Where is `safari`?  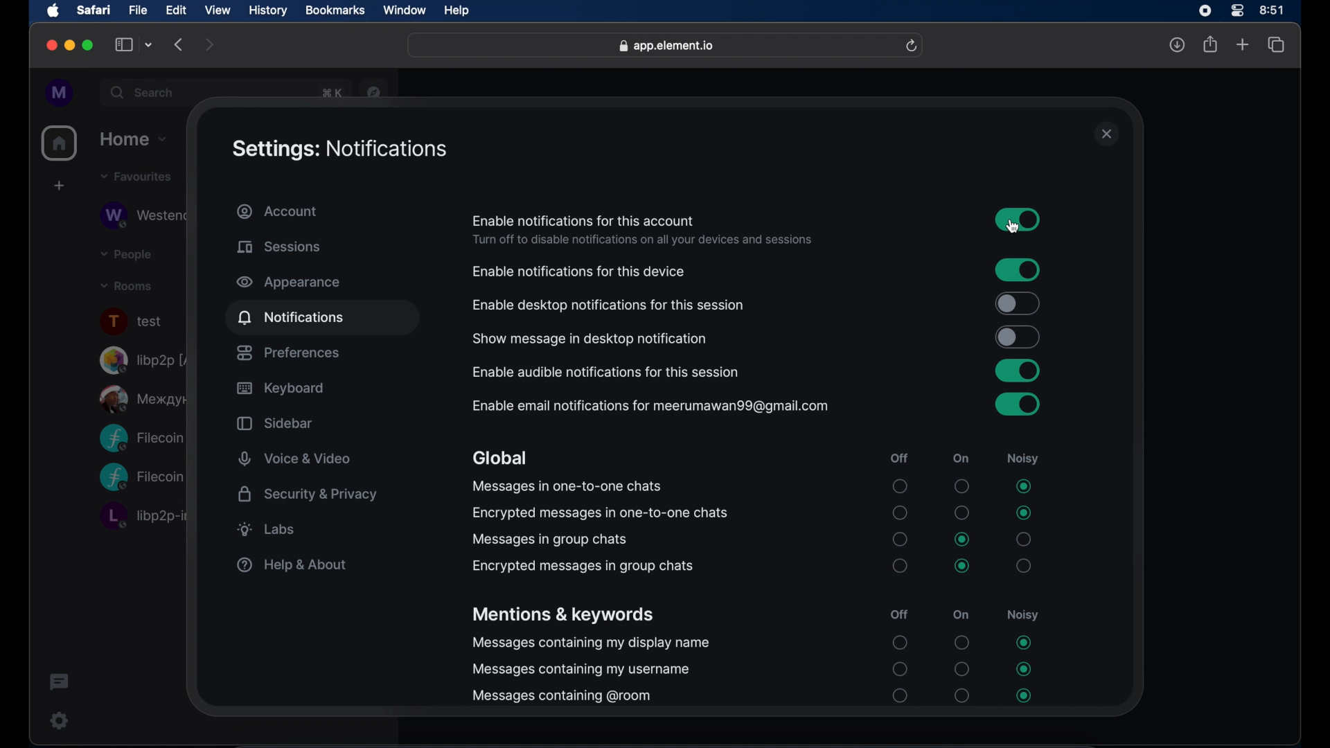 safari is located at coordinates (95, 10).